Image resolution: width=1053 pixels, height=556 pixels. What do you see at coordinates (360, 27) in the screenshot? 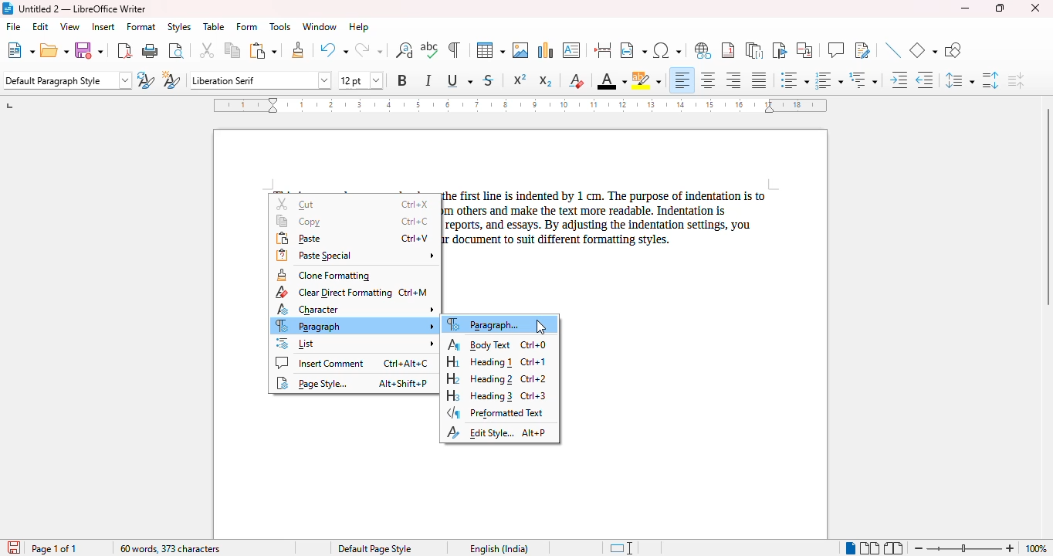
I see `help` at bounding box center [360, 27].